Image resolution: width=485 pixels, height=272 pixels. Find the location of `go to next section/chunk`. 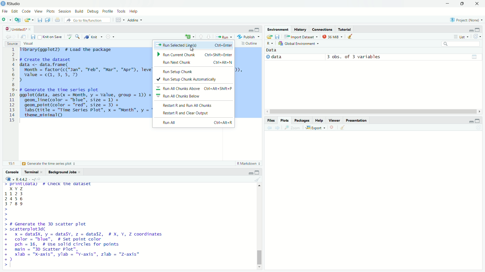

go to next section/chunk is located at coordinates (209, 37).